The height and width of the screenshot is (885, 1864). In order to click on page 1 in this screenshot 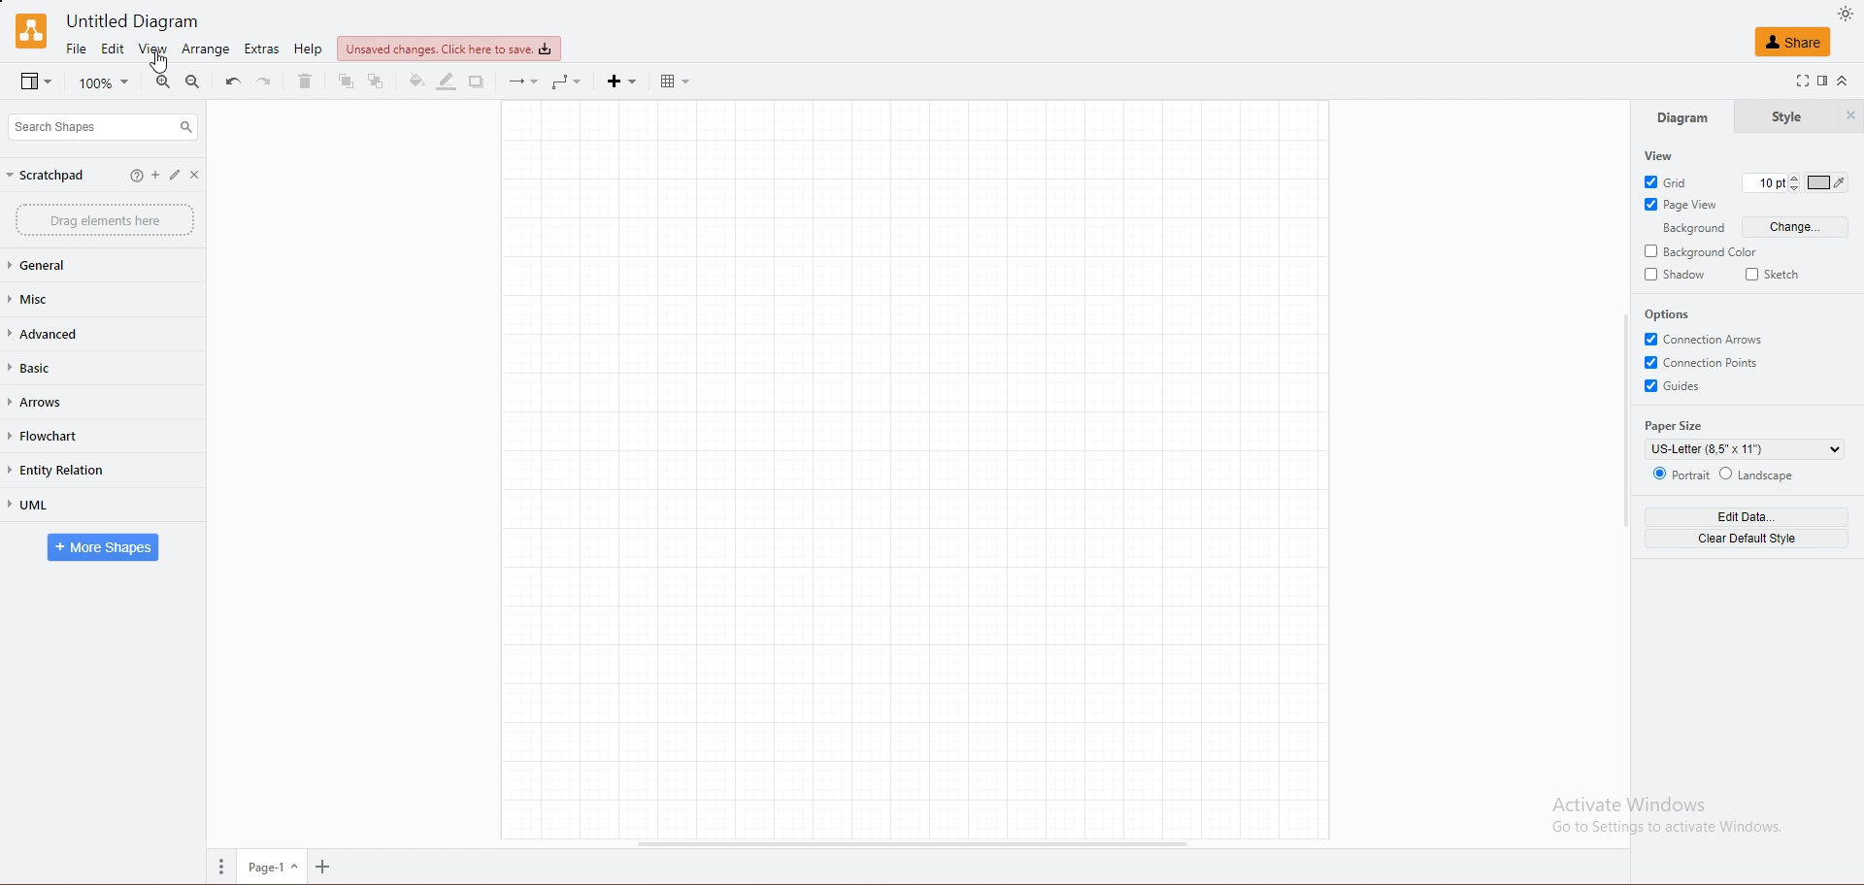, I will do `click(275, 867)`.